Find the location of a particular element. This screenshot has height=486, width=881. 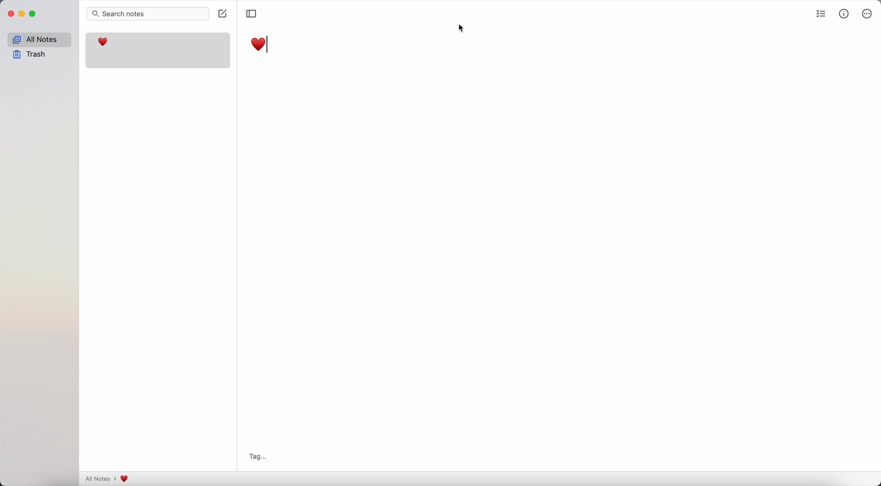

create note is located at coordinates (223, 13).